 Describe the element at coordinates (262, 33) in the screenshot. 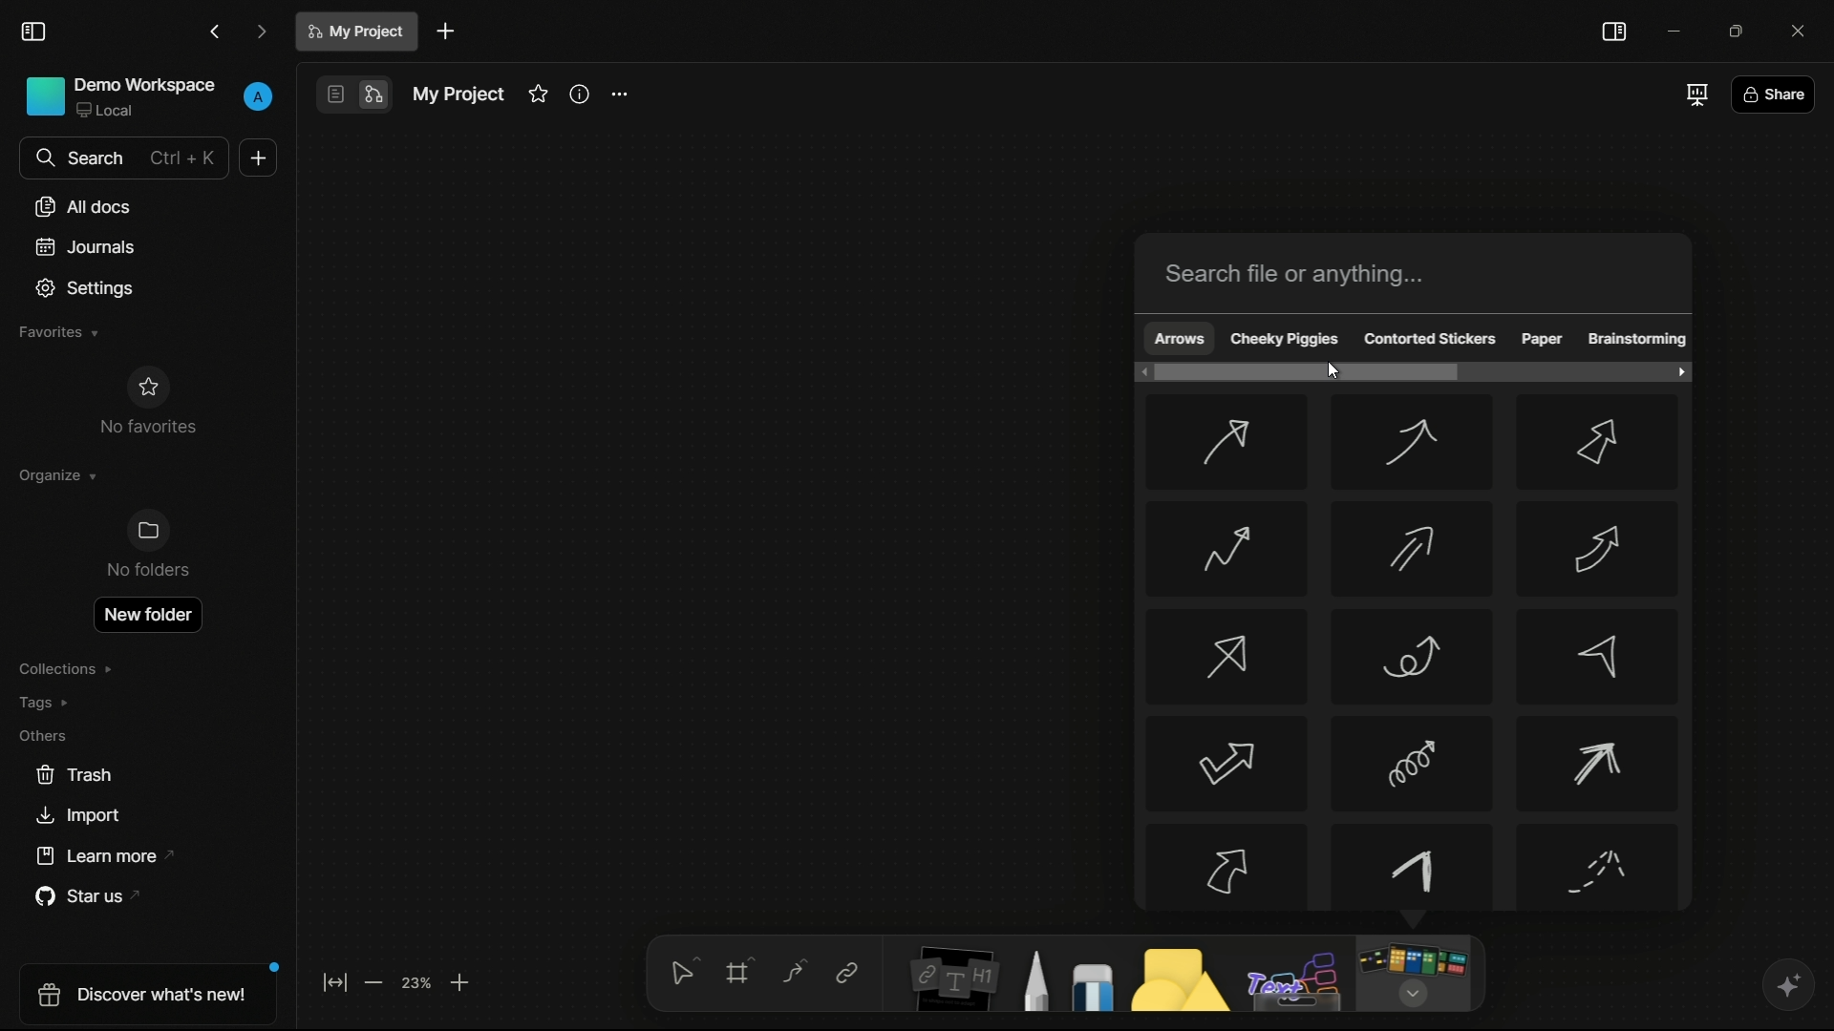

I see `forward` at that location.